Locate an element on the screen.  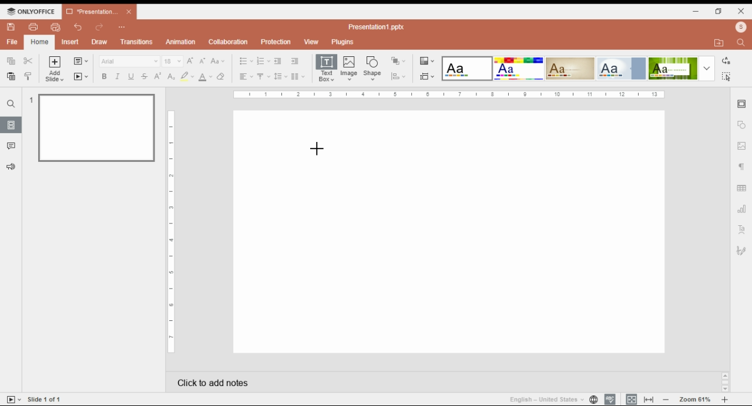
find is located at coordinates (727, 76).